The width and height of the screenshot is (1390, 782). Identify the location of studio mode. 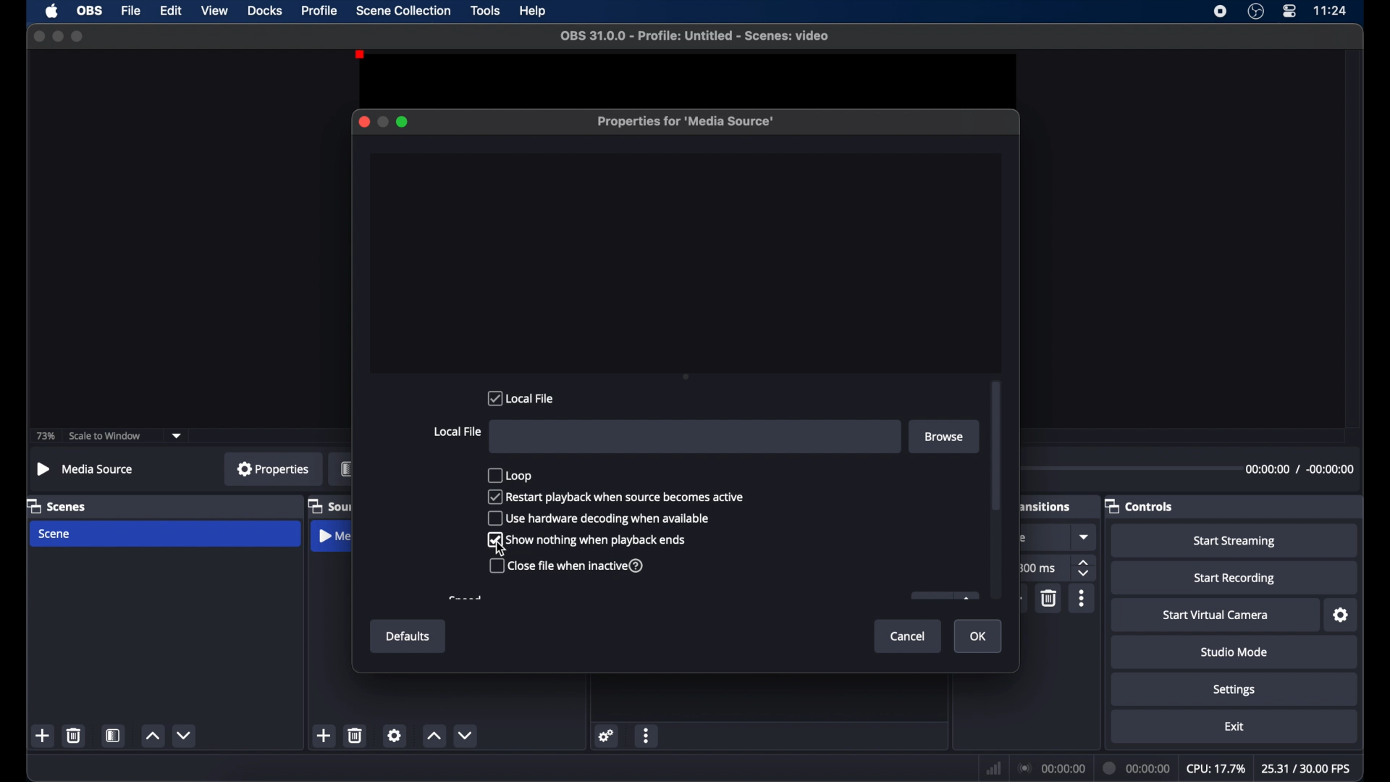
(1234, 652).